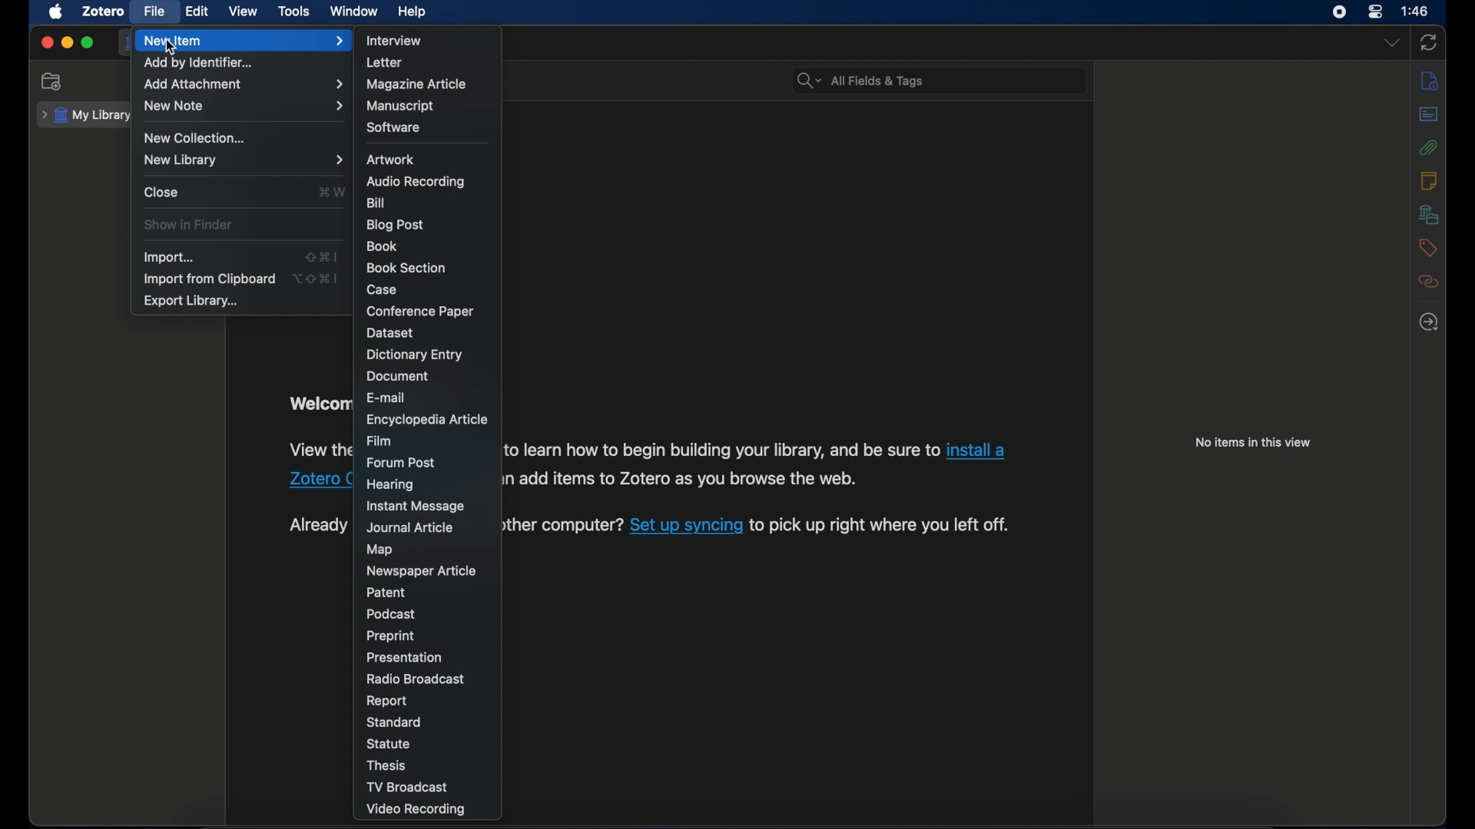 This screenshot has width=1475, height=829. Describe the element at coordinates (1340, 12) in the screenshot. I see `screen recorder` at that location.